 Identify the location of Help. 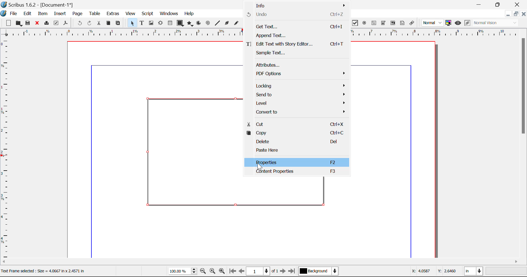
(189, 14).